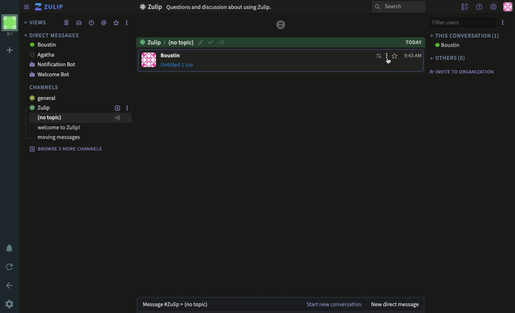 The width and height of the screenshot is (515, 313). Describe the element at coordinates (67, 23) in the screenshot. I see `combined feed` at that location.